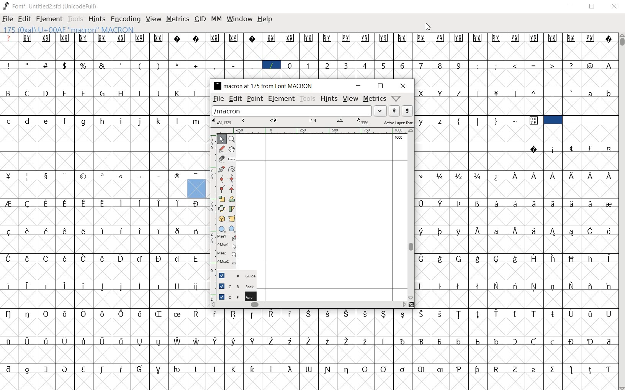 The height and width of the screenshot is (390, 625). Describe the element at coordinates (421, 65) in the screenshot. I see `7` at that location.